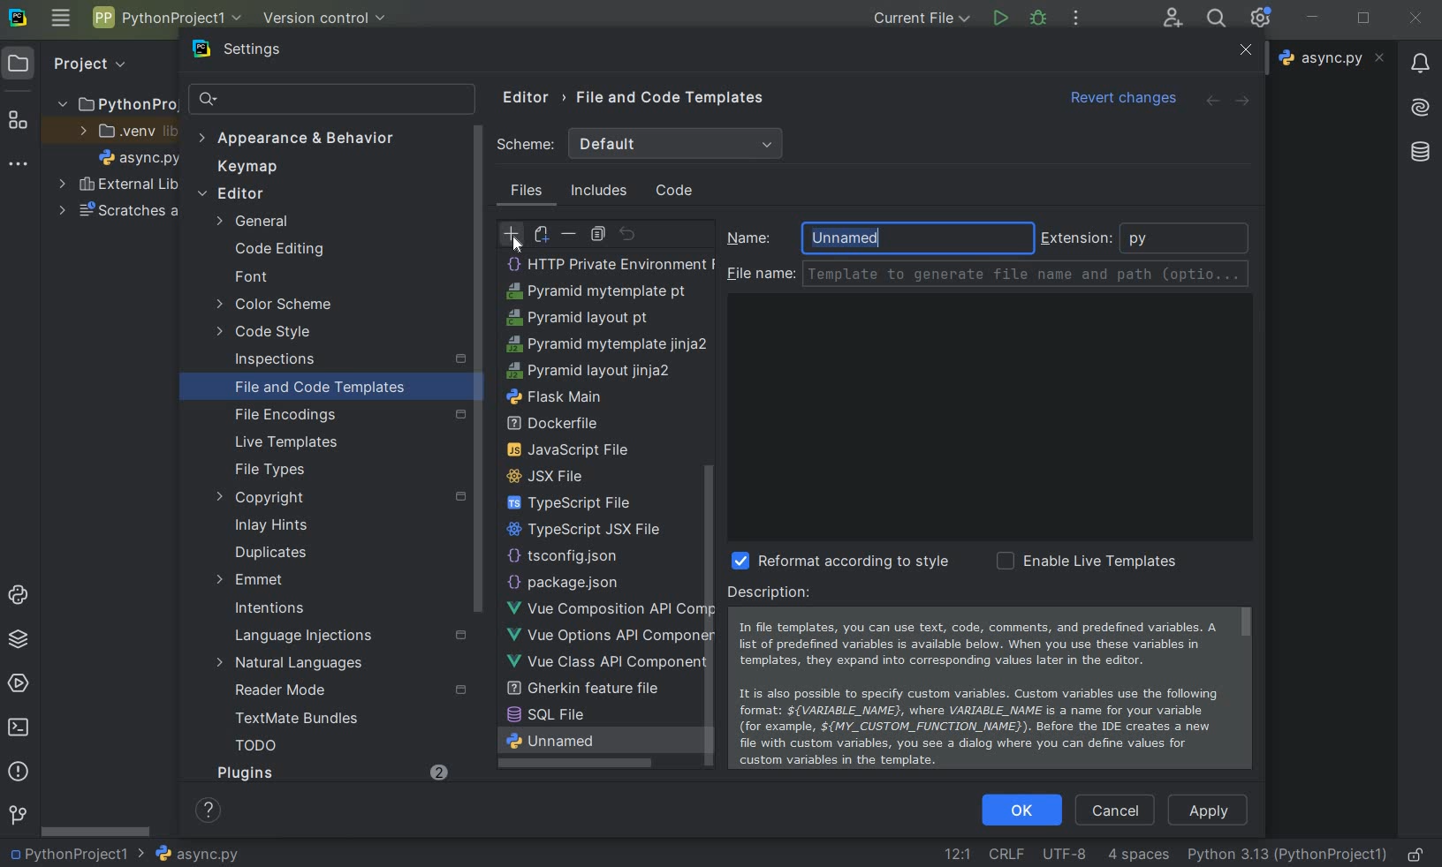 The height and width of the screenshot is (867, 1442). I want to click on natural languages, so click(302, 664).